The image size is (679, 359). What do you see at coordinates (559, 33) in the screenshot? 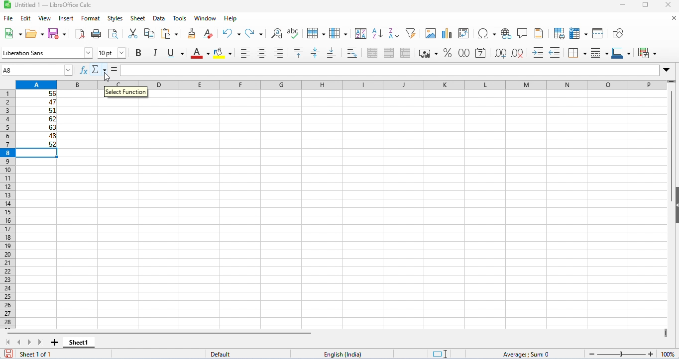
I see `define print area` at bounding box center [559, 33].